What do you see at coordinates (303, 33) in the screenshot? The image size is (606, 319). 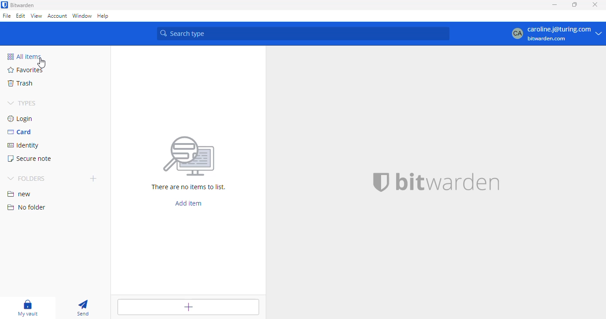 I see `search type` at bounding box center [303, 33].